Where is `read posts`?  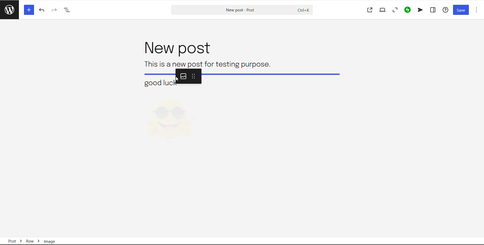
read posts is located at coordinates (9, 10).